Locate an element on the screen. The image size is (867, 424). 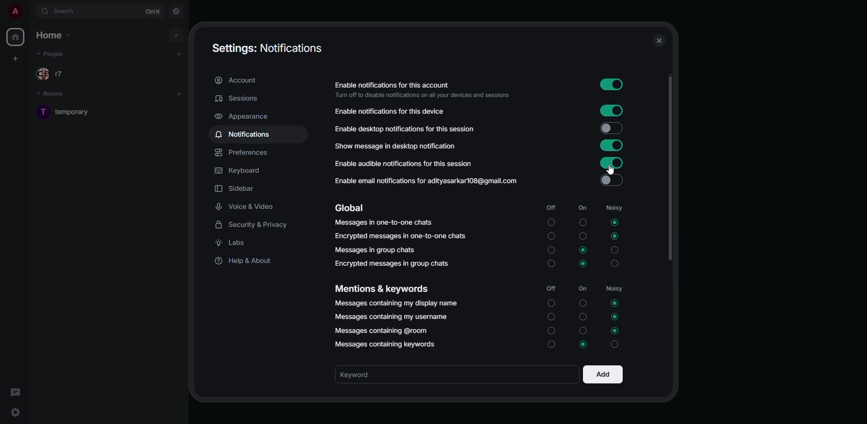
keyboard is located at coordinates (238, 171).